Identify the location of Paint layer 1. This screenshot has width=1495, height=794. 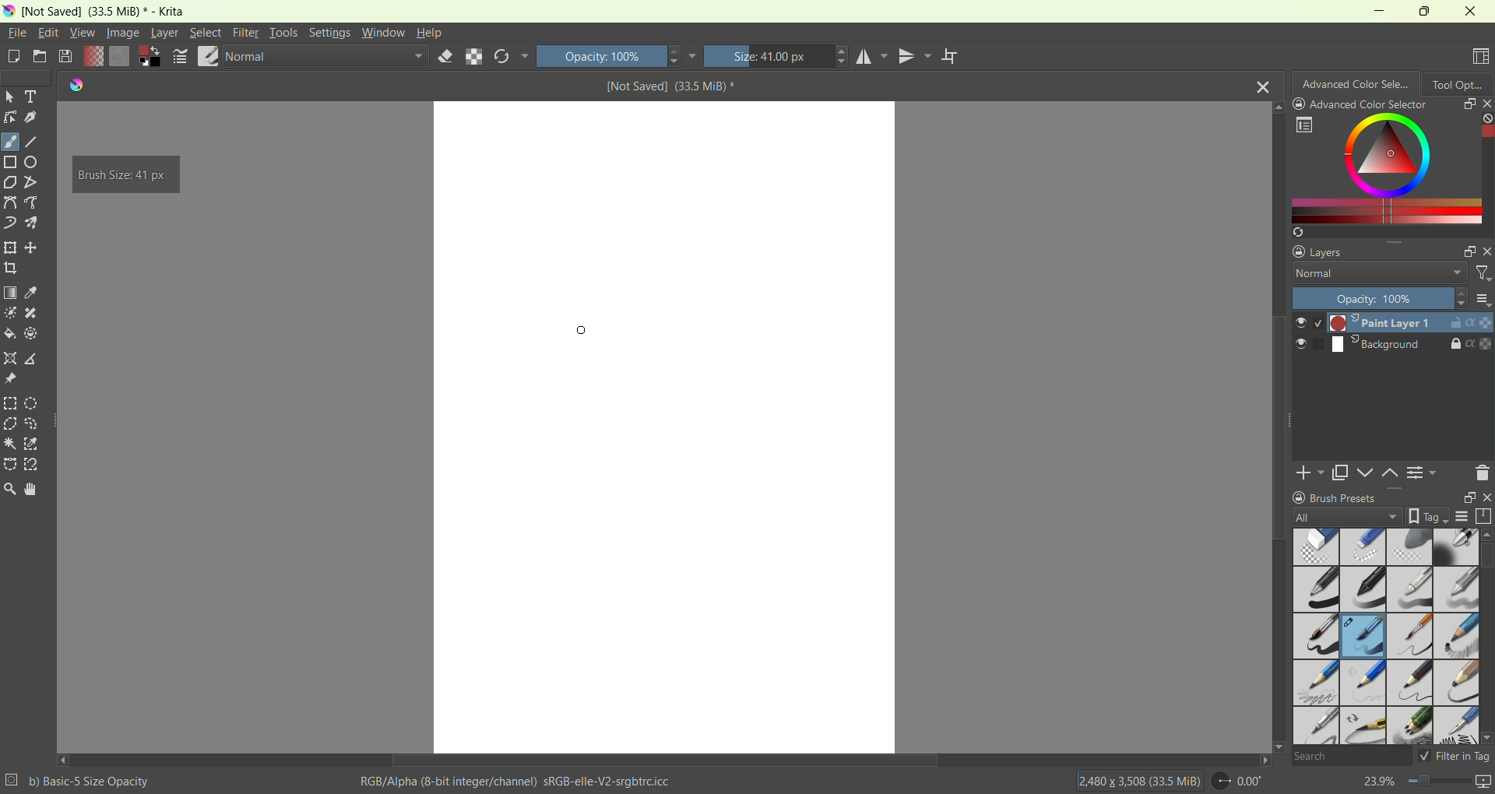
(1363, 322).